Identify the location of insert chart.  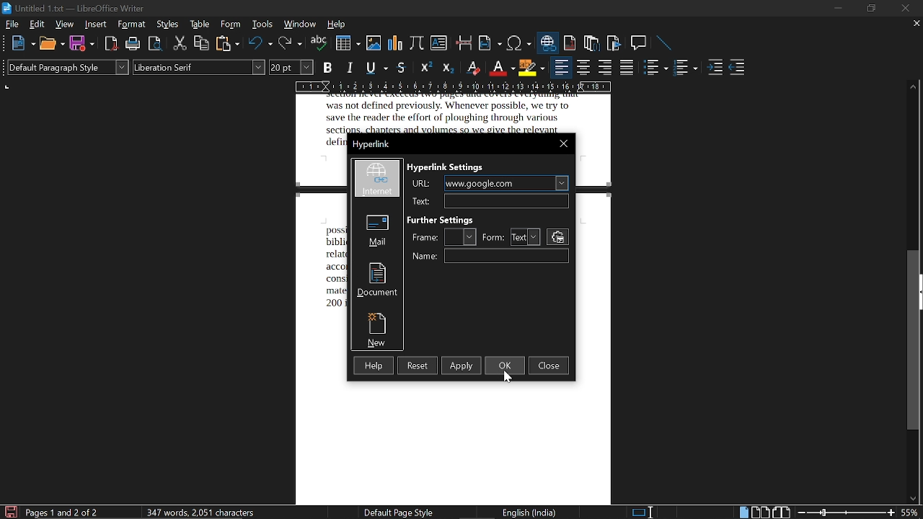
(396, 45).